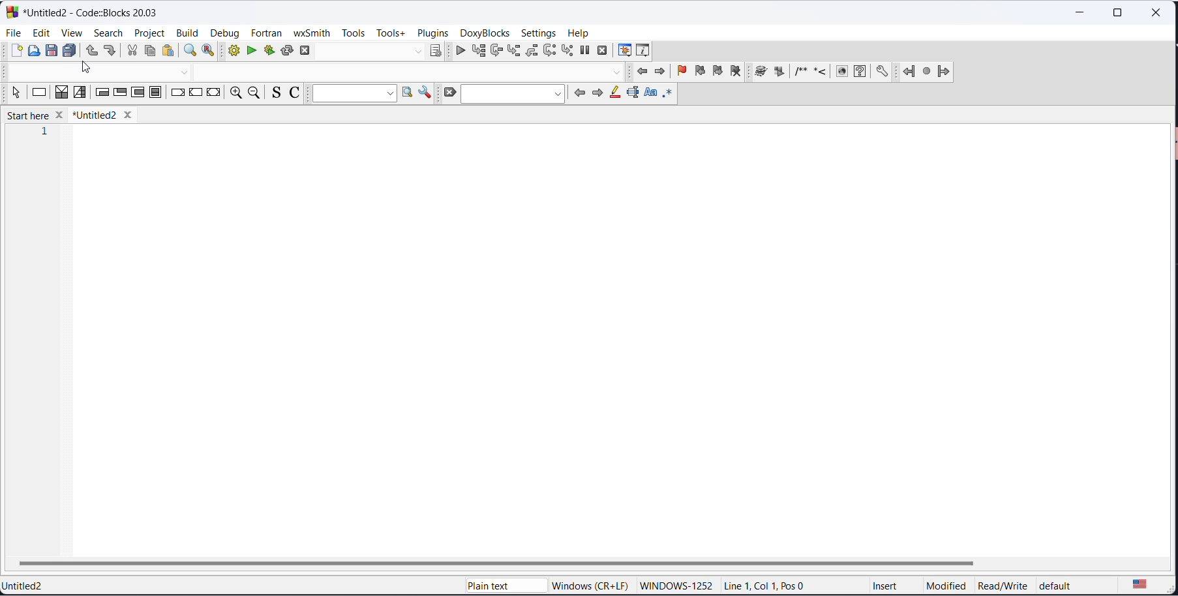 The height and width of the screenshot is (596, 1178). Describe the element at coordinates (738, 72) in the screenshot. I see `remove bookmark` at that location.